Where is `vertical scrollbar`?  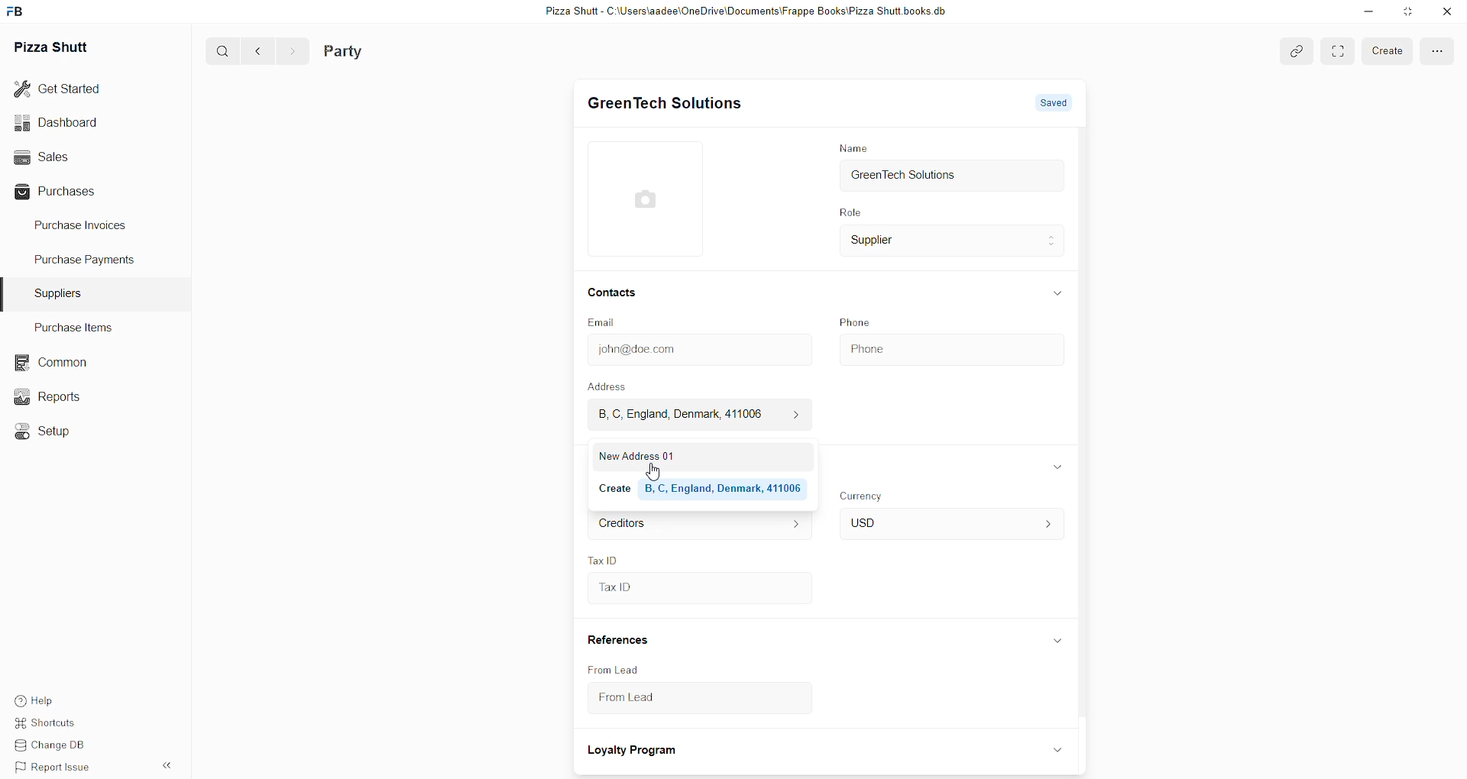
vertical scrollbar is located at coordinates (1086, 419).